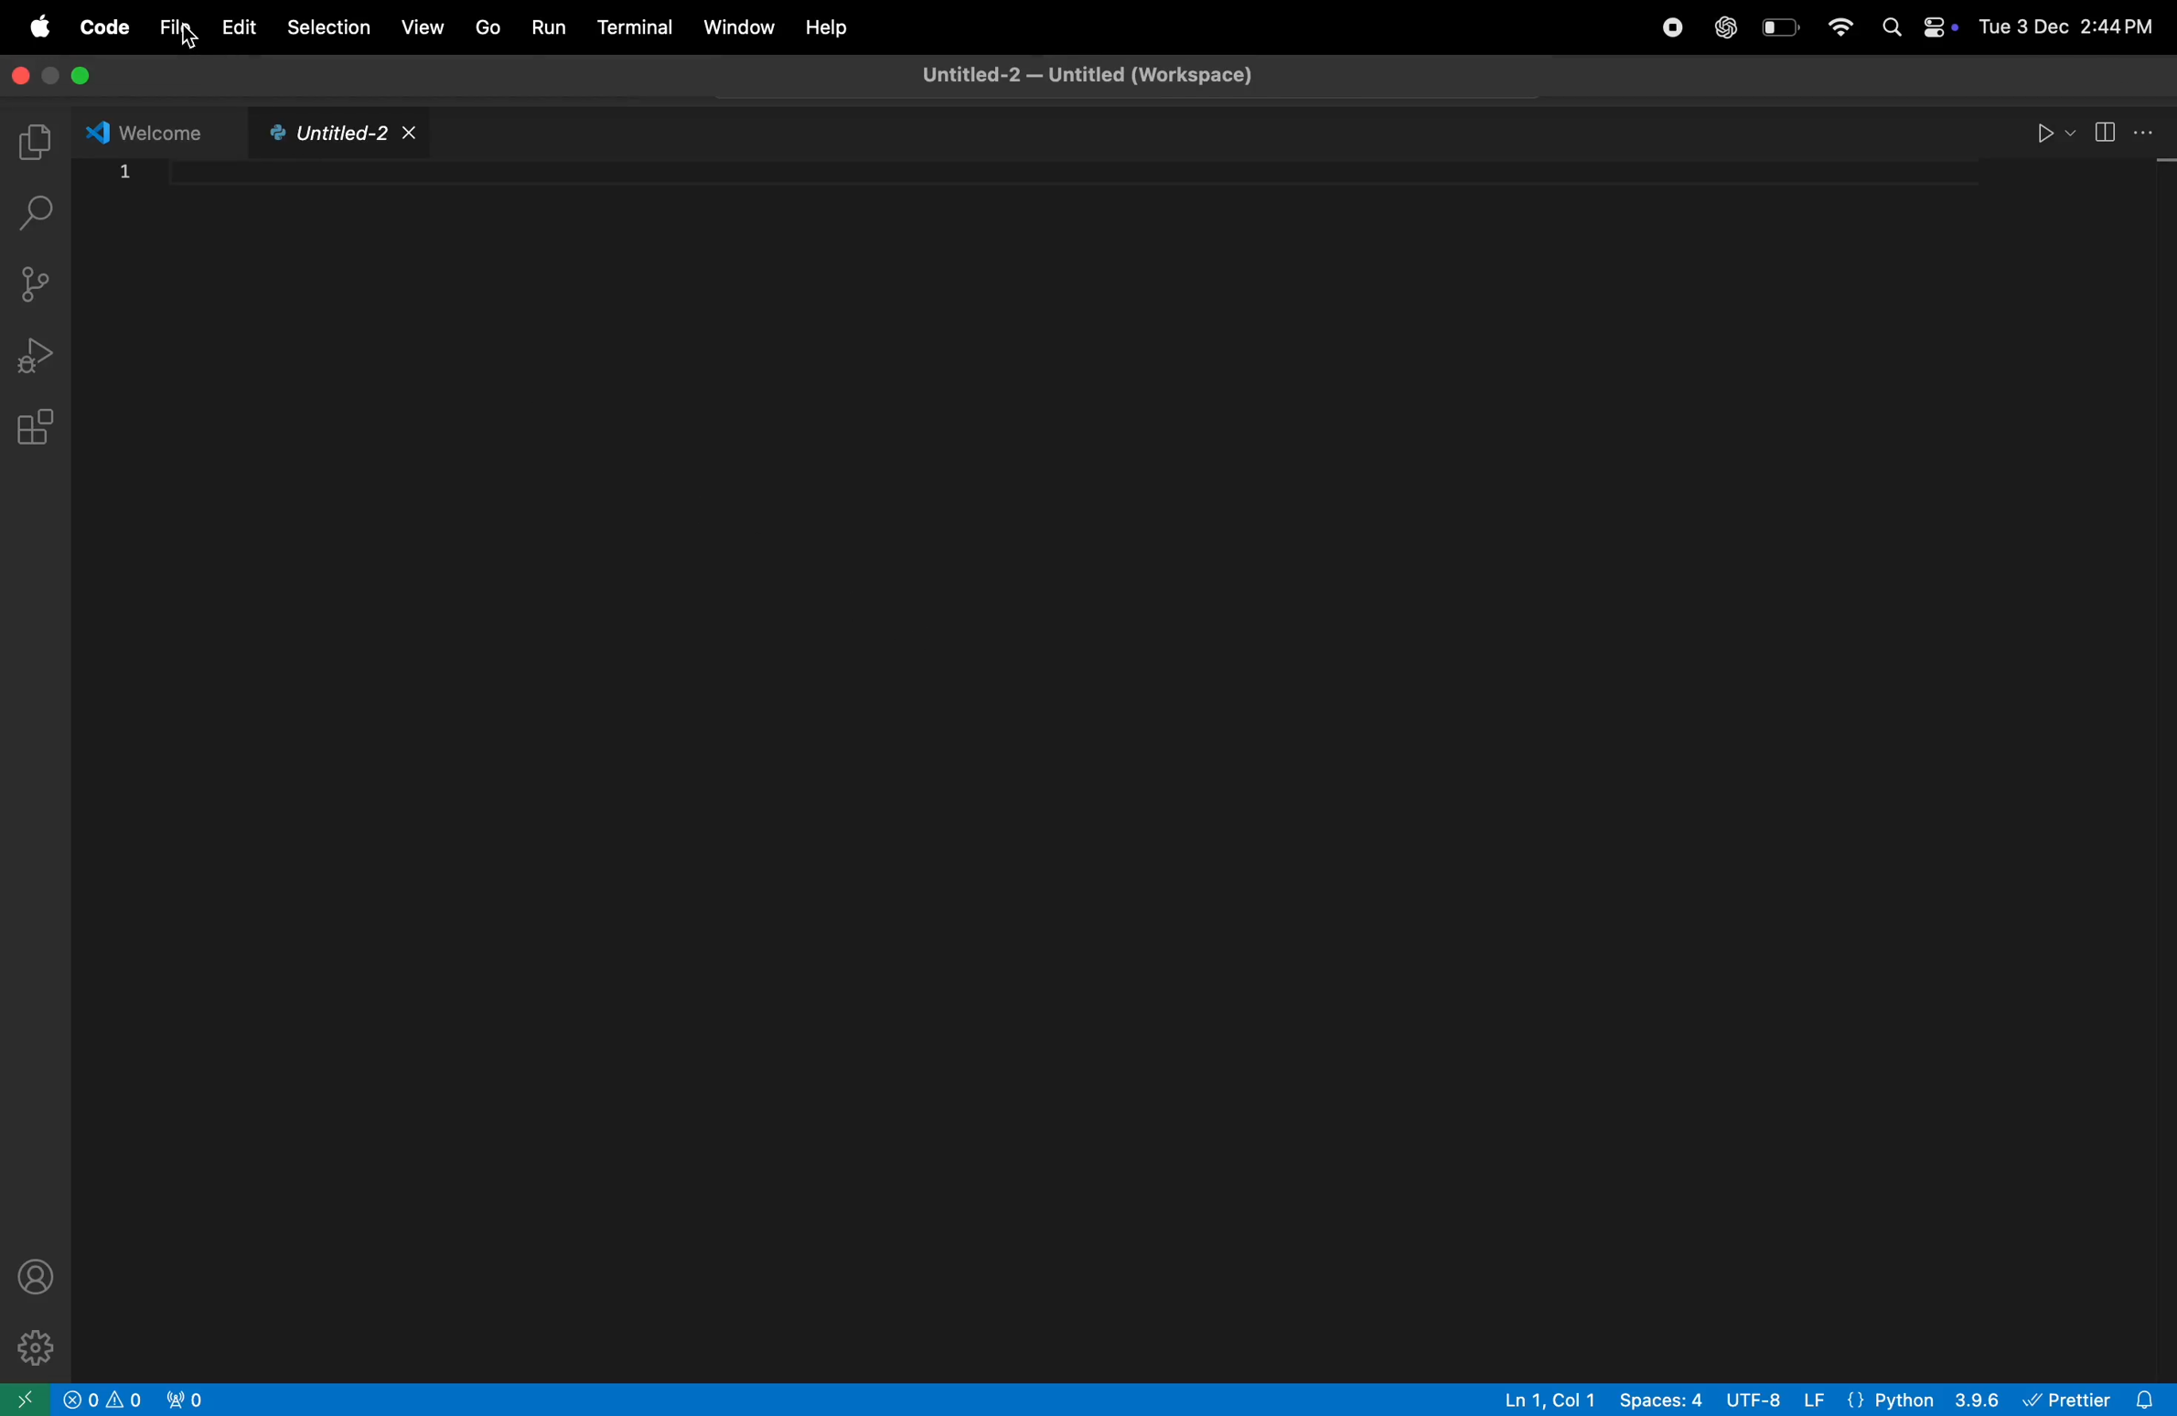 Image resolution: width=2177 pixels, height=1416 pixels. Describe the element at coordinates (2070, 20) in the screenshot. I see `date and time` at that location.